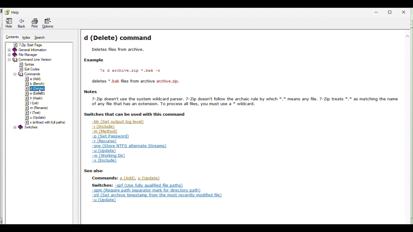 The image size is (413, 232). I want to click on Commands, so click(102, 178).